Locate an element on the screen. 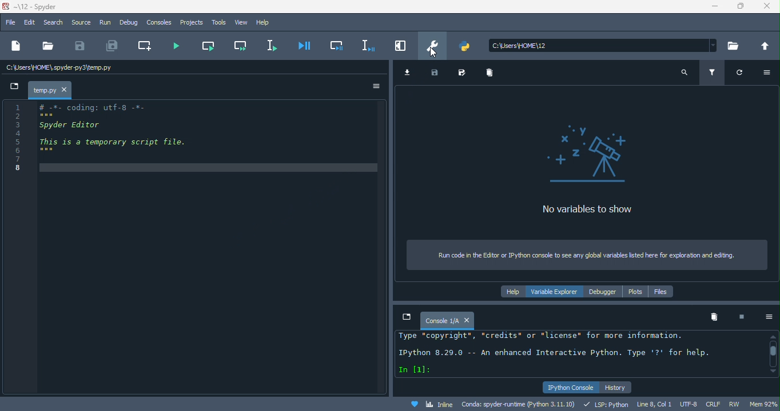  search is located at coordinates (53, 23).